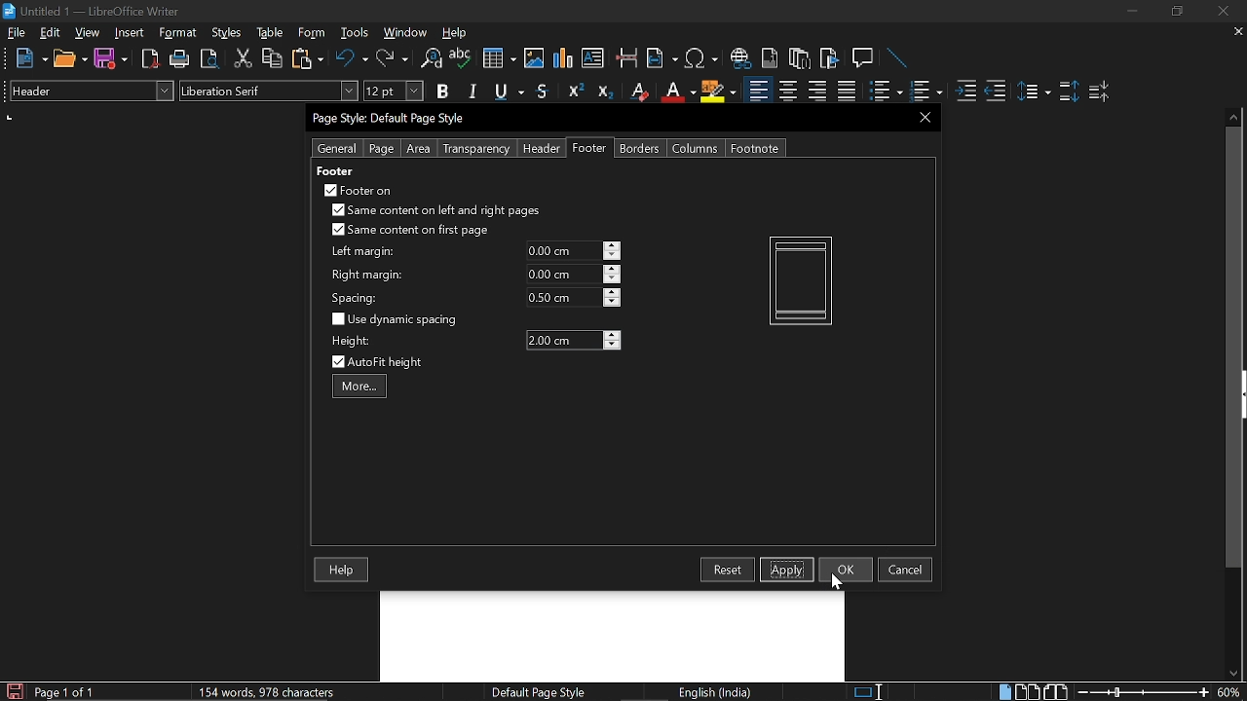 Image resolution: width=1247 pixels, height=701 pixels. What do you see at coordinates (1058, 691) in the screenshot?
I see `Book view` at bounding box center [1058, 691].